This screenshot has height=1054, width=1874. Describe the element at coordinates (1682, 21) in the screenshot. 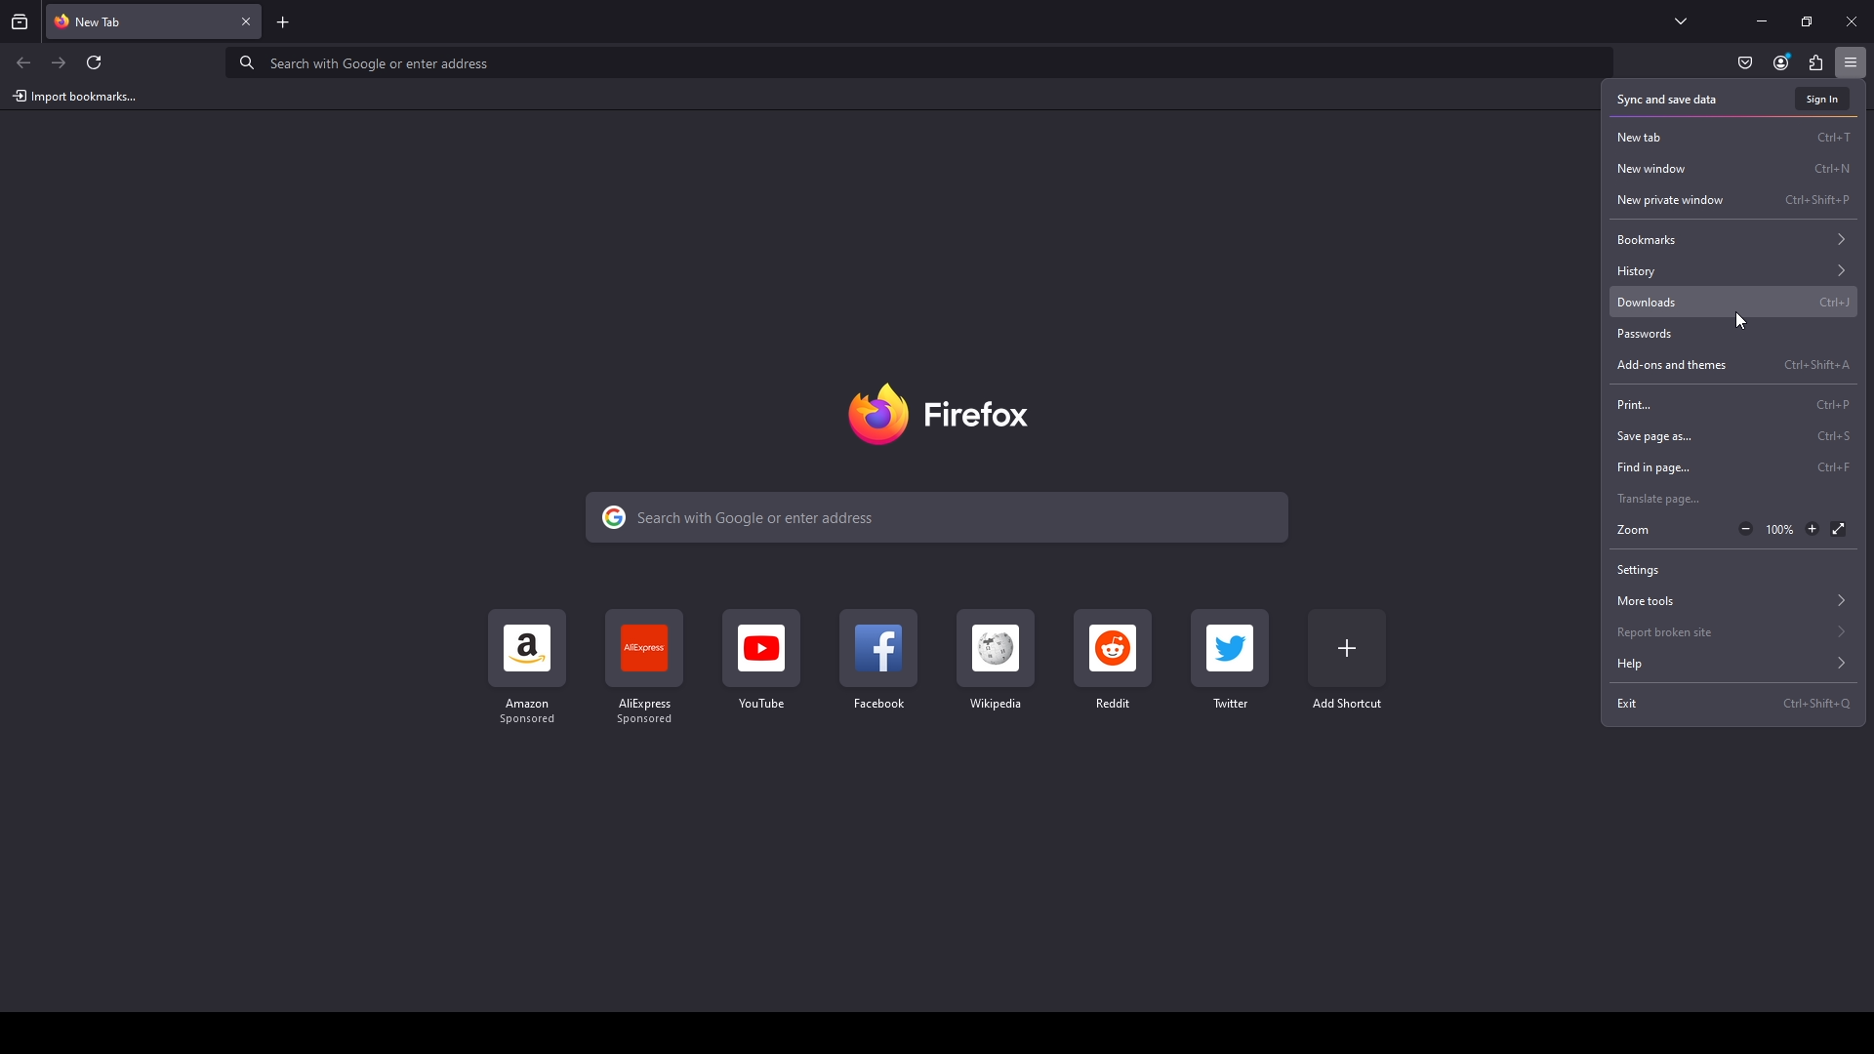

I see `List all tabs` at that location.